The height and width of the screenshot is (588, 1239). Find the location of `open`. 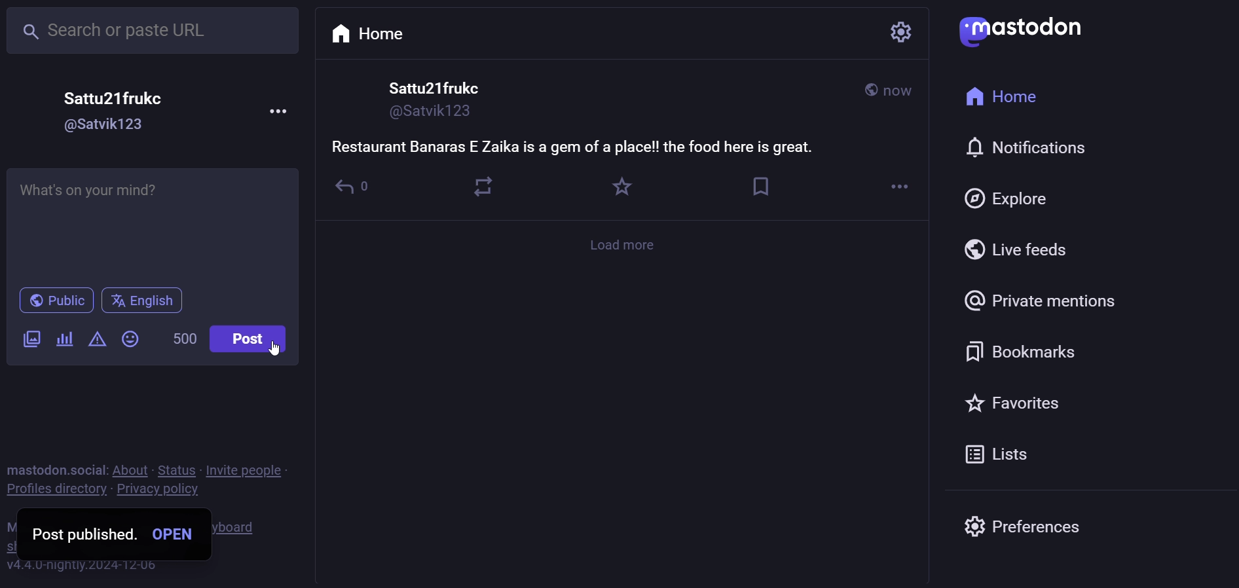

open is located at coordinates (174, 534).